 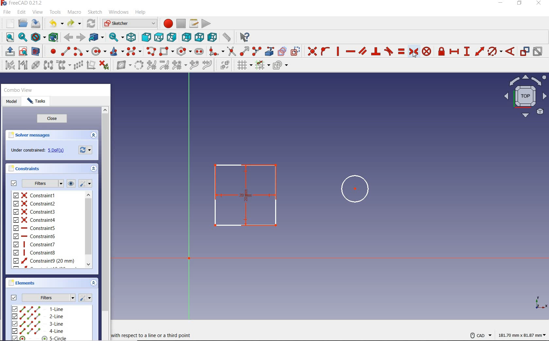 What do you see at coordinates (22, 38) in the screenshot?
I see `fit selection` at bounding box center [22, 38].